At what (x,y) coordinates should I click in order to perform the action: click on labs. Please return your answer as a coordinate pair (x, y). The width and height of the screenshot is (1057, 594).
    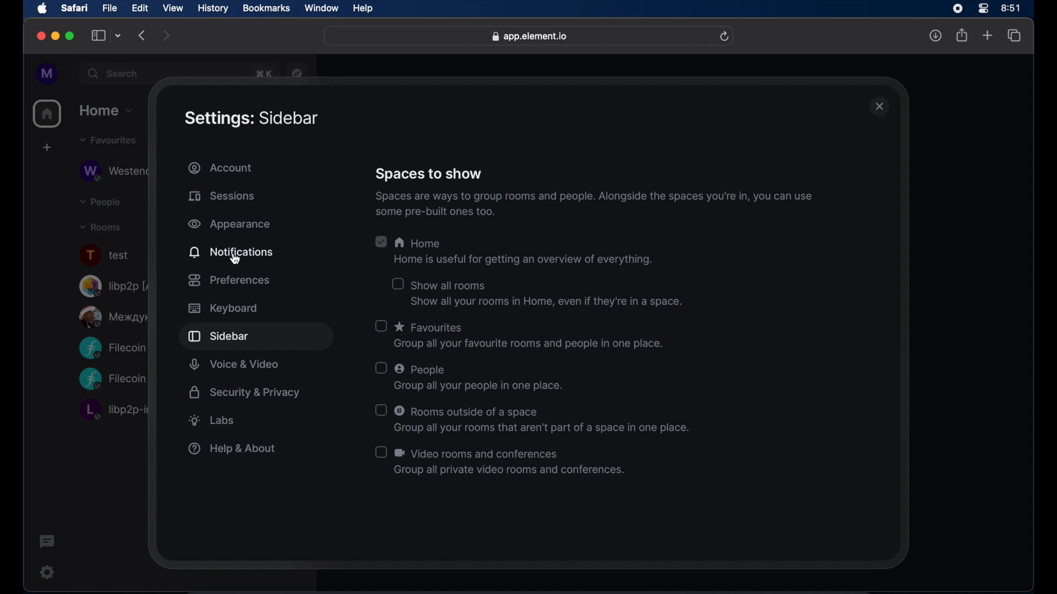
    Looking at the image, I should click on (213, 420).